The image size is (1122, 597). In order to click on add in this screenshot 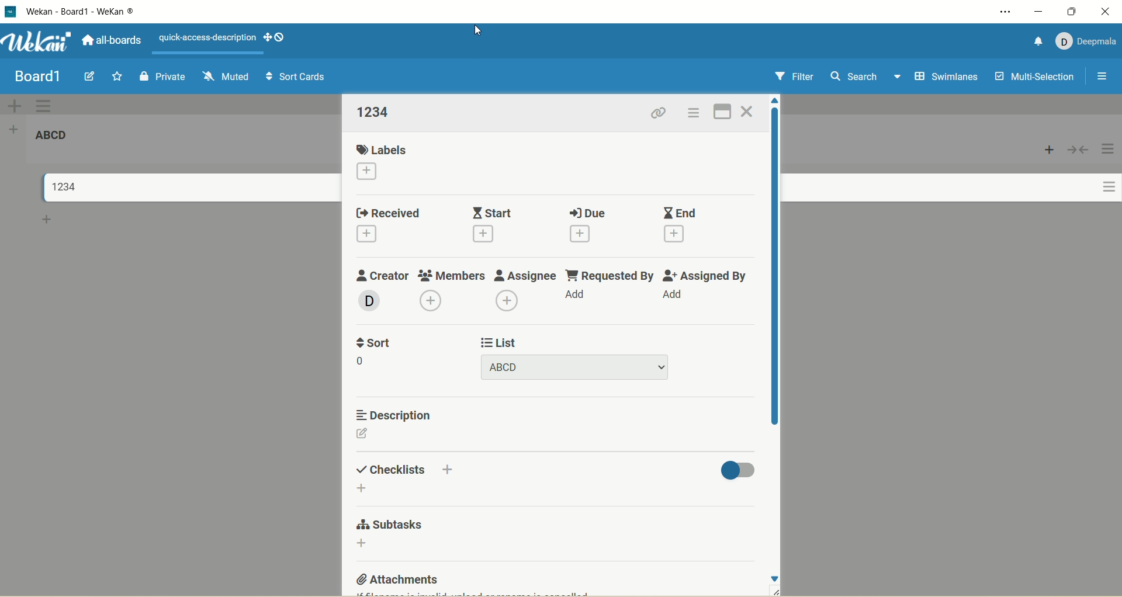, I will do `click(574, 297)`.